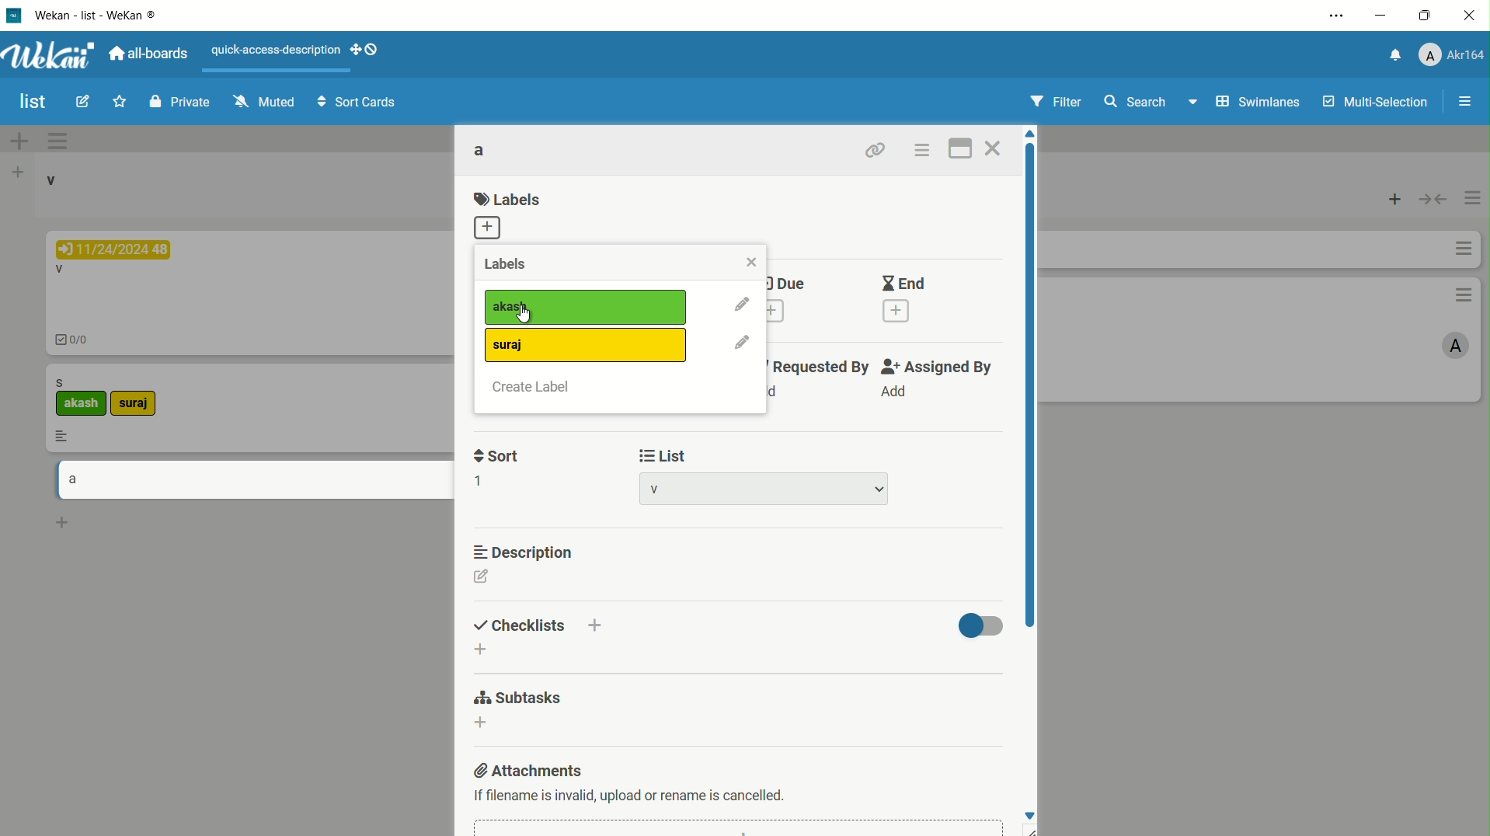  I want to click on card name, so click(481, 152).